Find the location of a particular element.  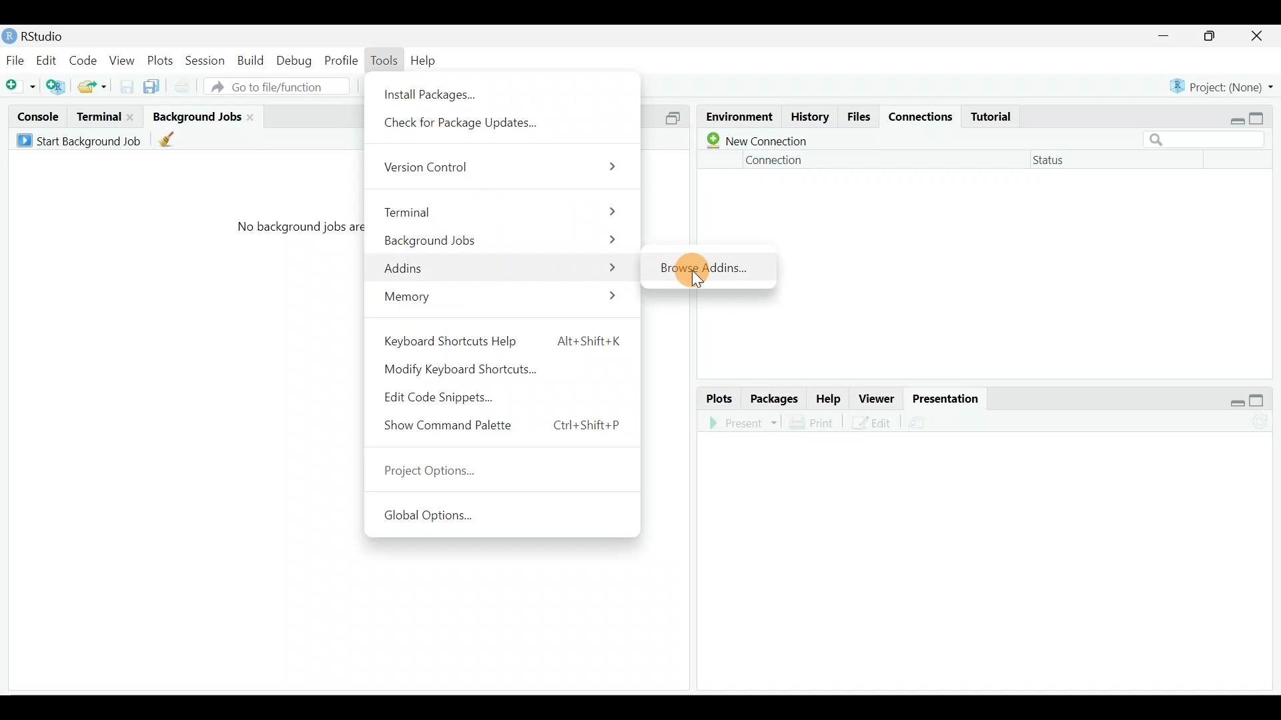

Edit is located at coordinates (873, 423).